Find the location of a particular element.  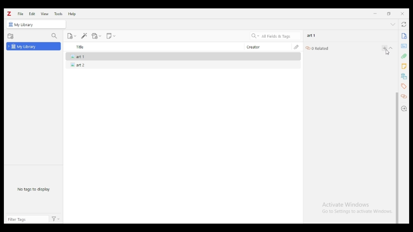

abstract is located at coordinates (404, 46).